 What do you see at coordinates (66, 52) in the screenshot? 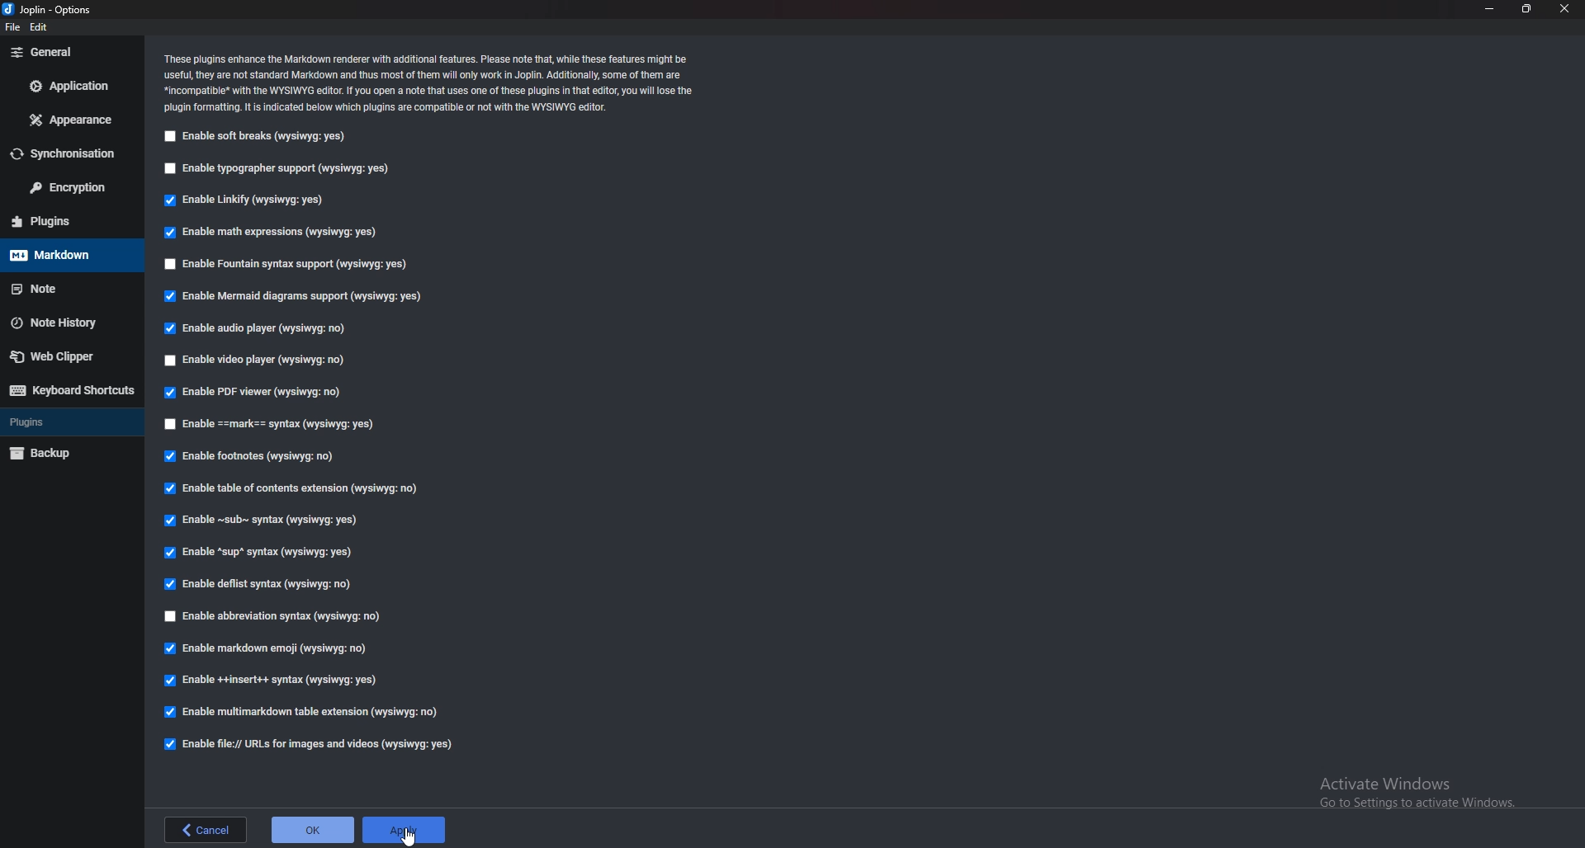
I see `General` at bounding box center [66, 52].